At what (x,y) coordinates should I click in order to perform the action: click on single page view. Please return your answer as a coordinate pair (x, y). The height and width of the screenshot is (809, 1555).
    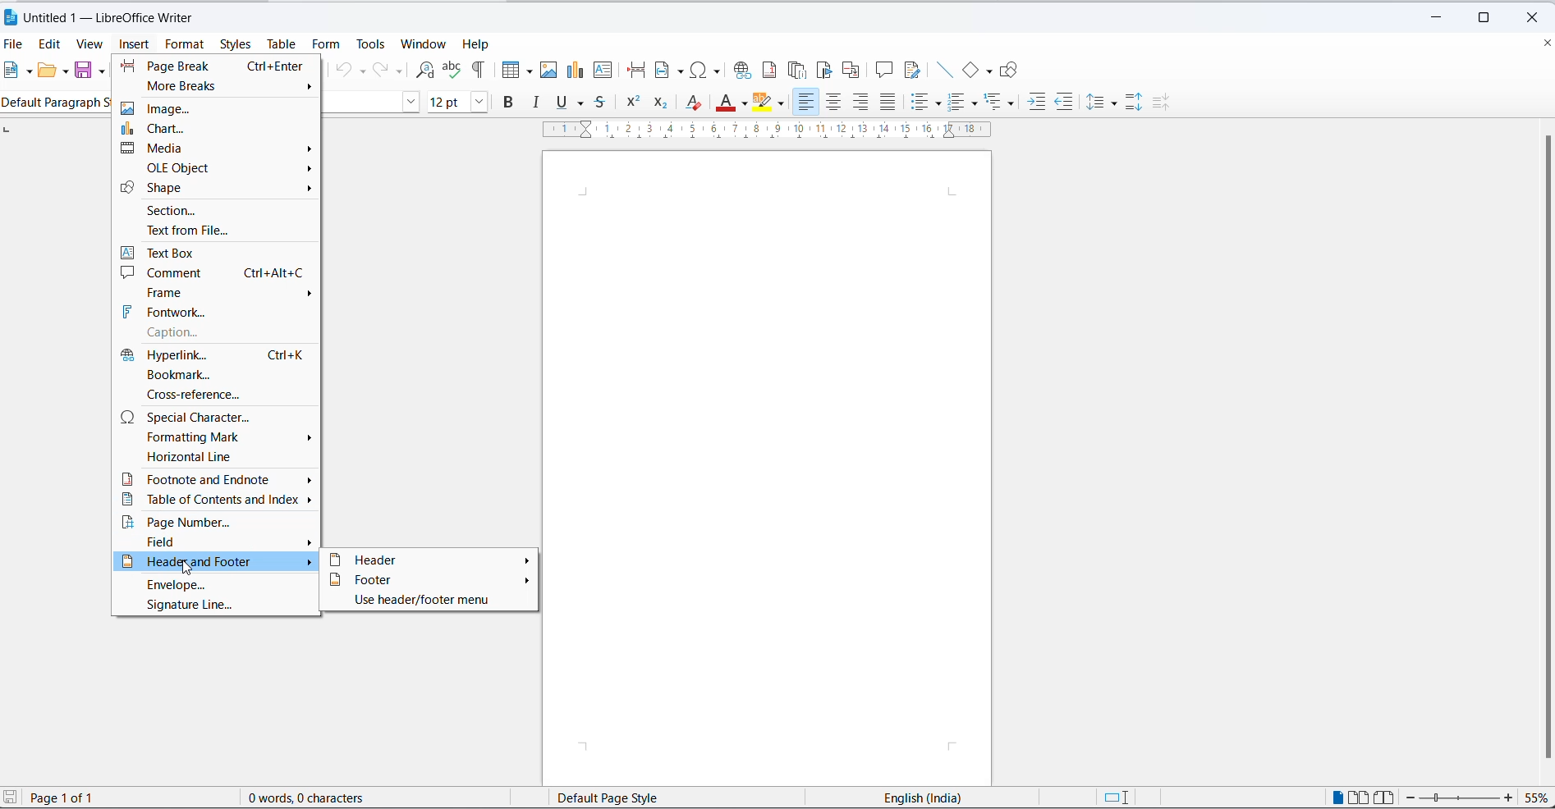
    Looking at the image, I should click on (1337, 798).